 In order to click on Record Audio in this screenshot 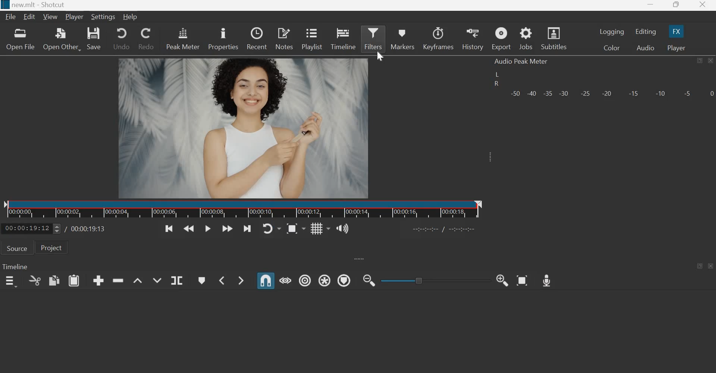, I will do `click(546, 278)`.